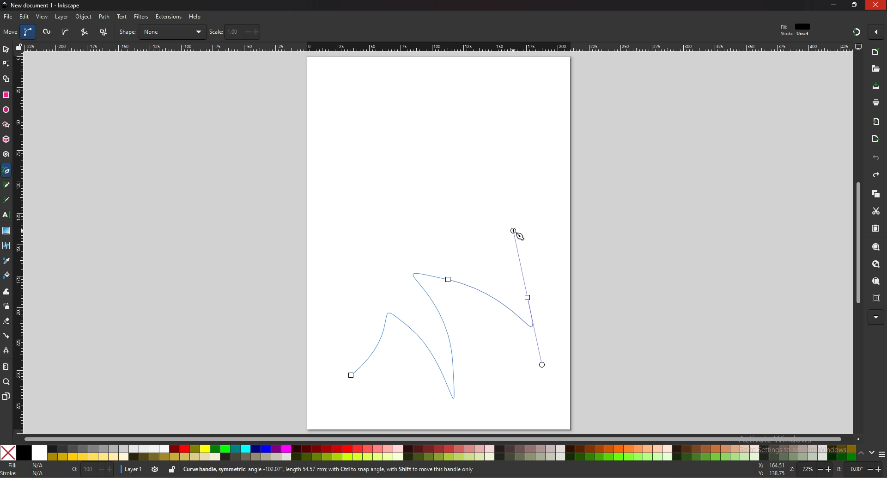  Describe the element at coordinates (8, 171) in the screenshot. I see `pen` at that location.